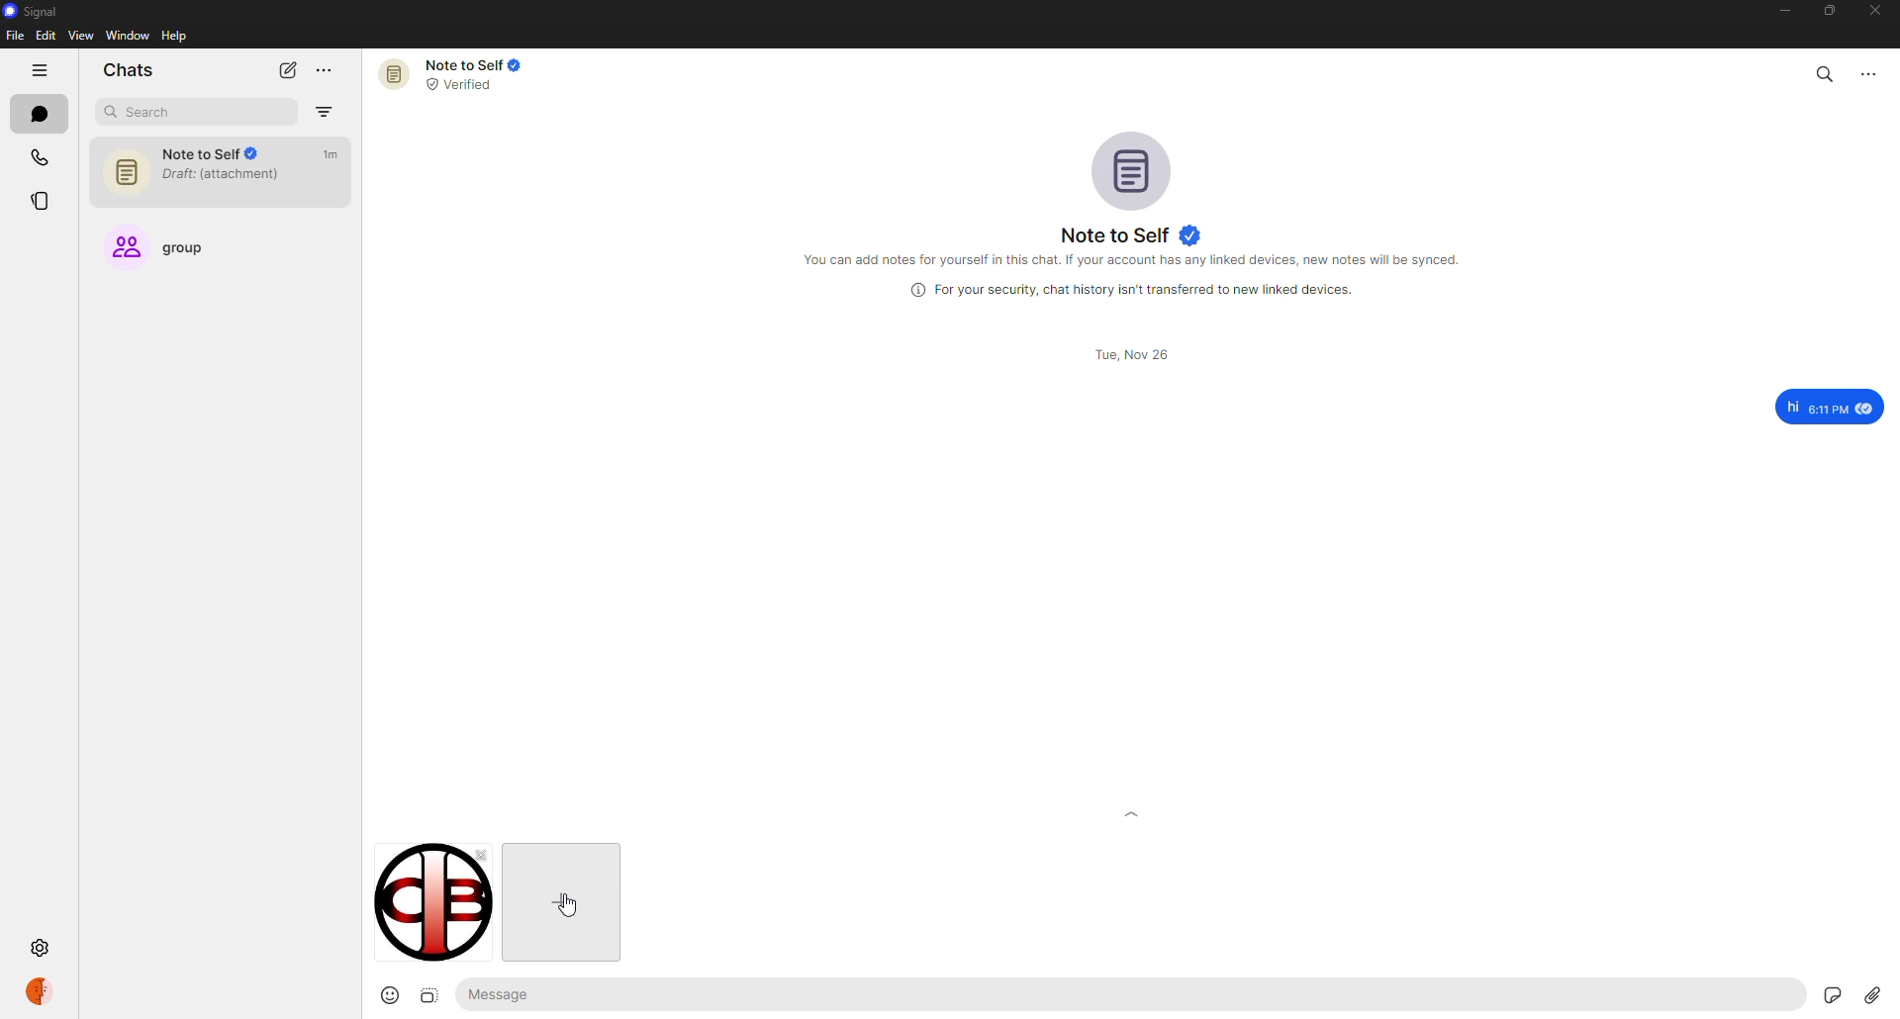  What do you see at coordinates (1131, 234) in the screenshot?
I see `note to self` at bounding box center [1131, 234].